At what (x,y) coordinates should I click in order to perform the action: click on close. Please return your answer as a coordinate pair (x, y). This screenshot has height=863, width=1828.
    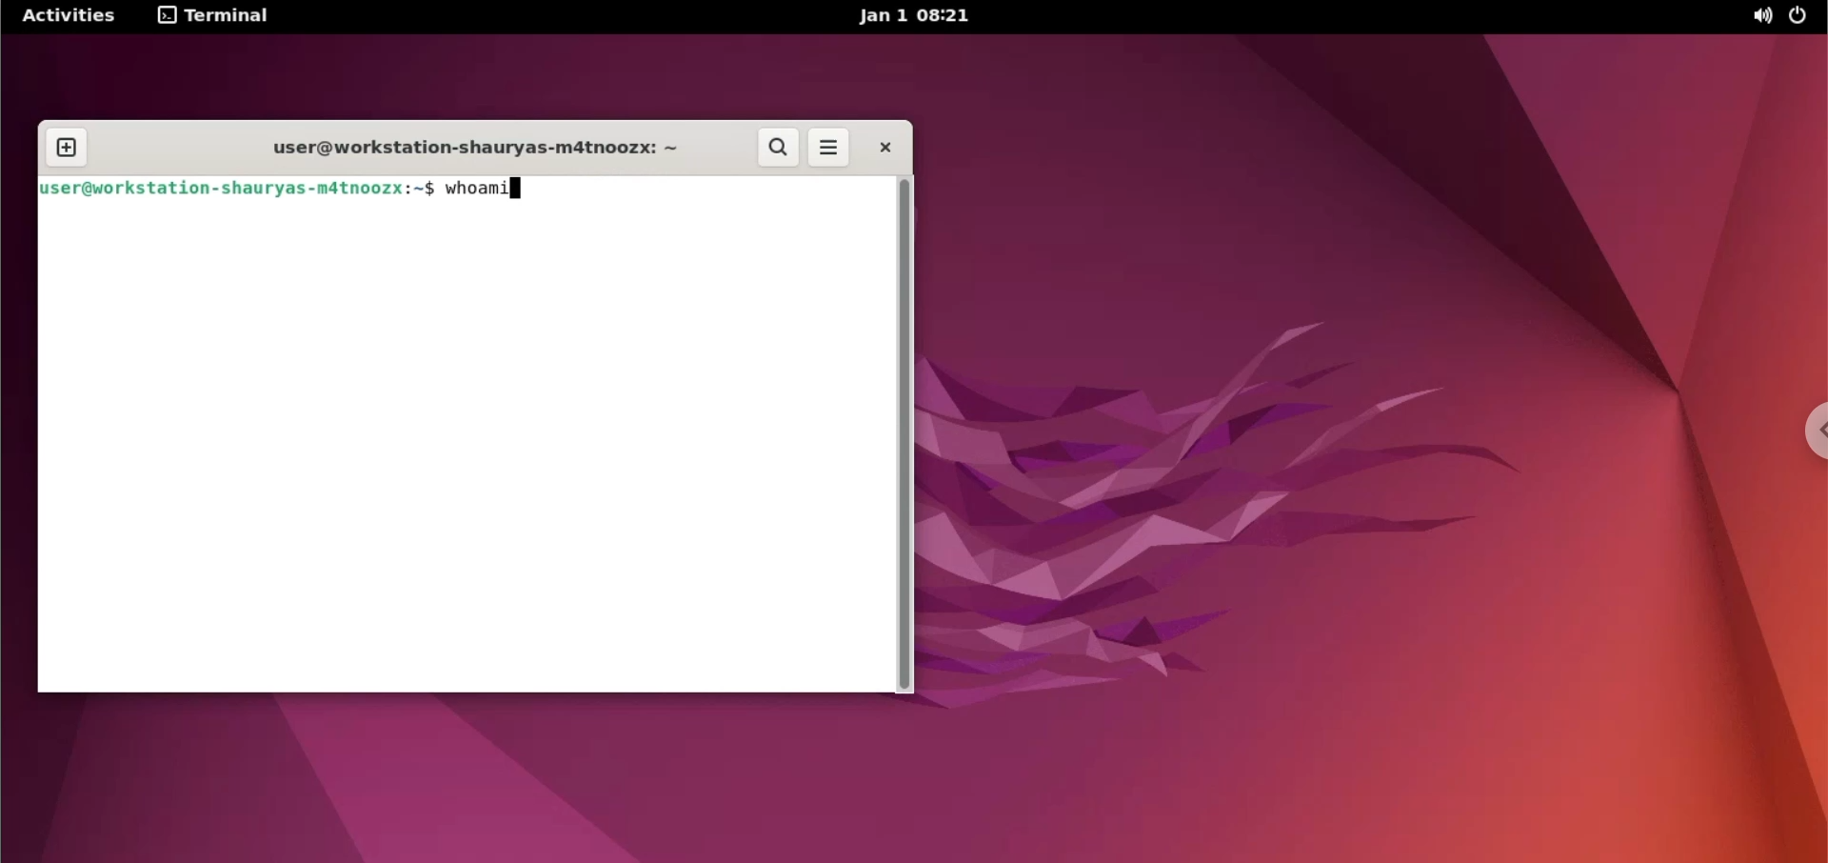
    Looking at the image, I should click on (877, 147).